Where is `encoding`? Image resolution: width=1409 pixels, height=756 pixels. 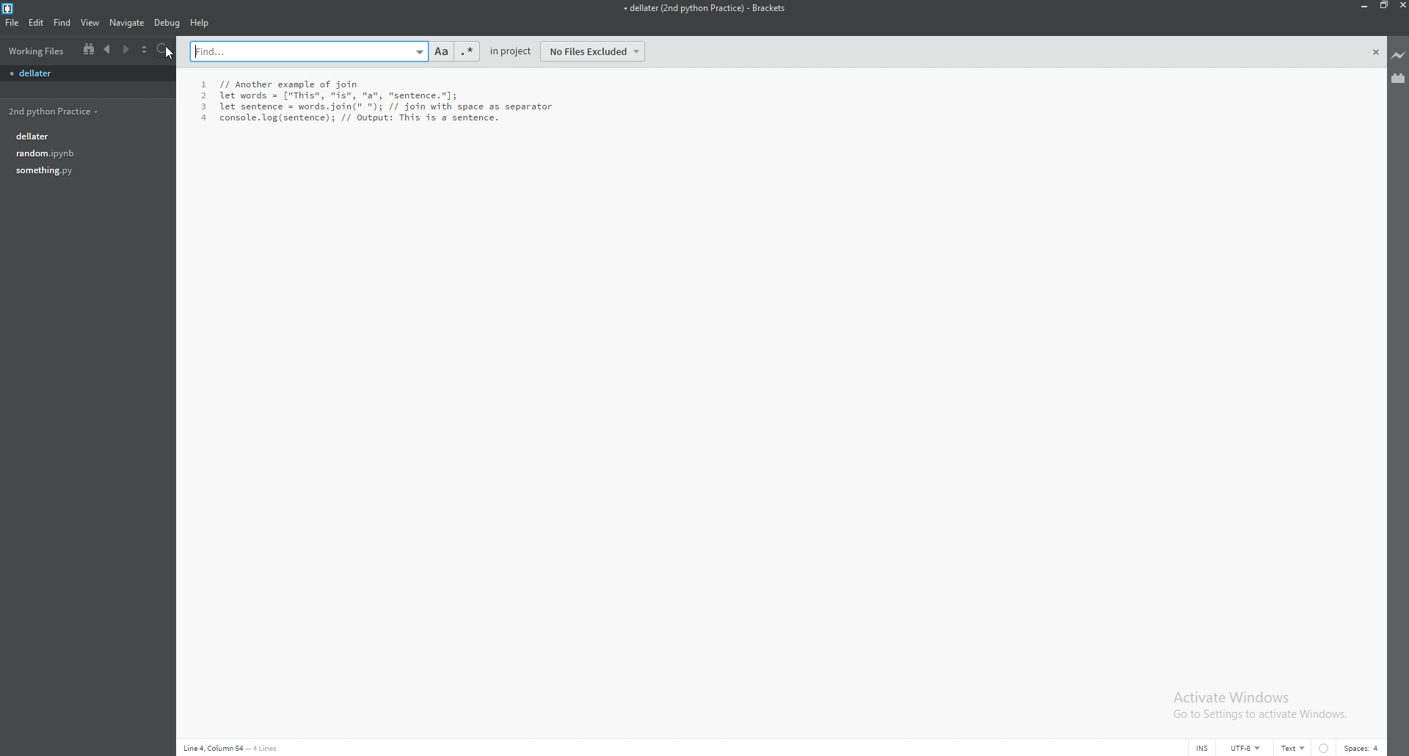
encoding is located at coordinates (1246, 747).